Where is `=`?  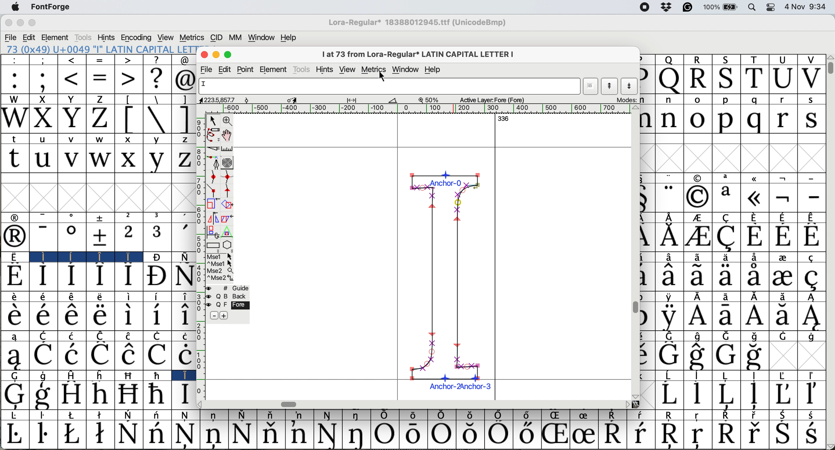
= is located at coordinates (101, 60).